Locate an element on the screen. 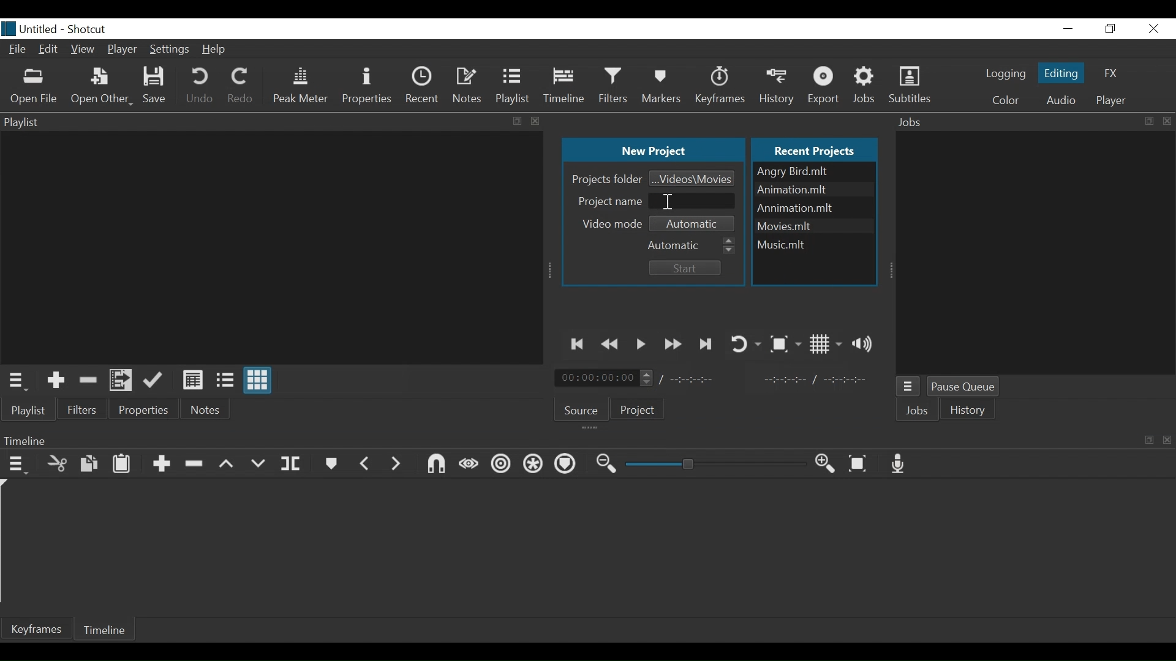 This screenshot has width=1176, height=661. Browse is located at coordinates (692, 177).